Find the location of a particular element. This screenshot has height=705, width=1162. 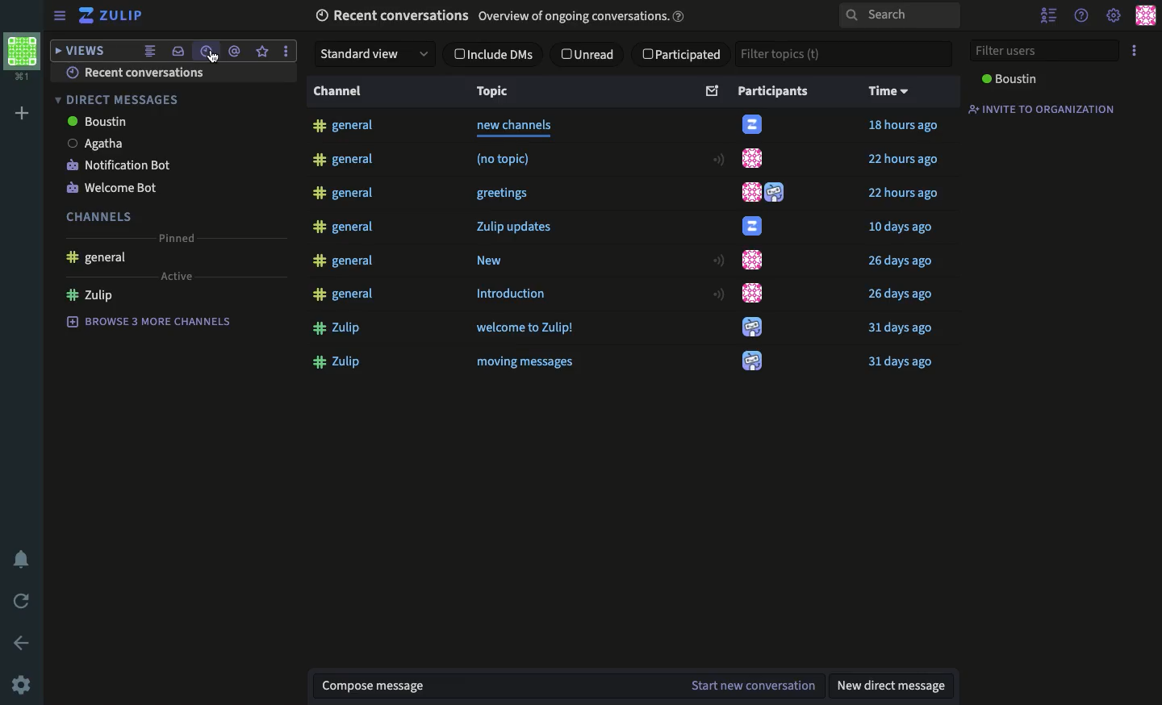

views is located at coordinates (81, 52).